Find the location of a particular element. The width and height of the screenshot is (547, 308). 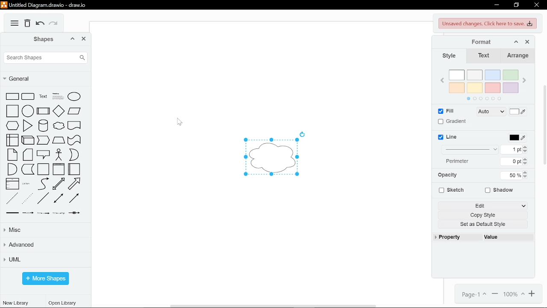

rectangle is located at coordinates (13, 97).